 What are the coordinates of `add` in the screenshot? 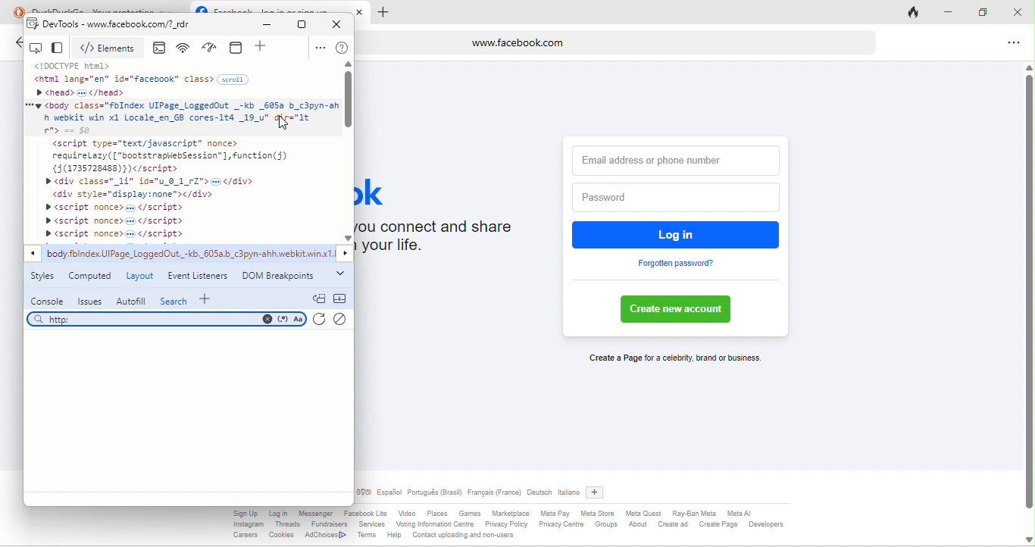 It's located at (208, 298).